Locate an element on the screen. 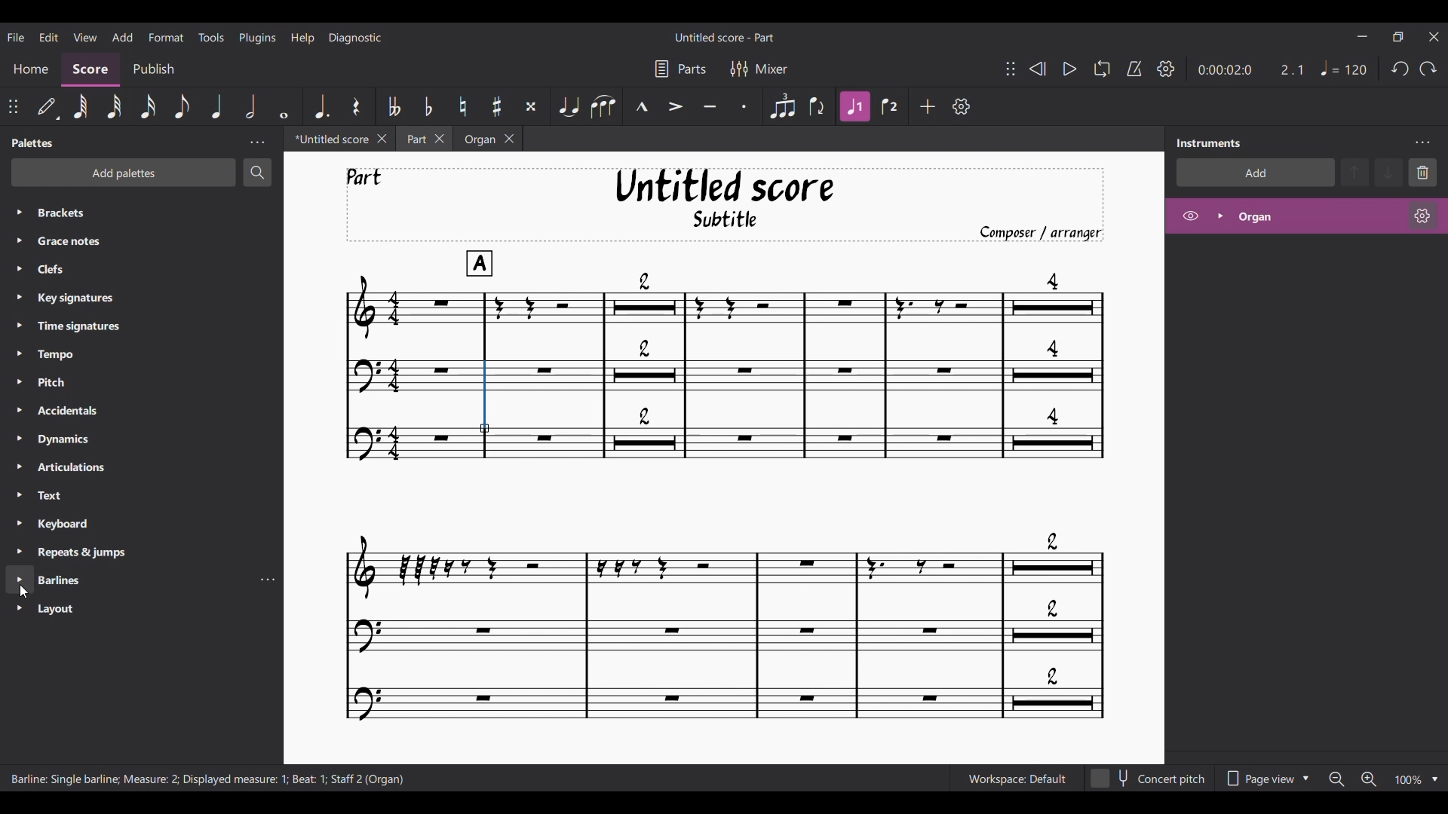 Image resolution: width=1448 pixels, height=814 pixels. Search is located at coordinates (257, 173).